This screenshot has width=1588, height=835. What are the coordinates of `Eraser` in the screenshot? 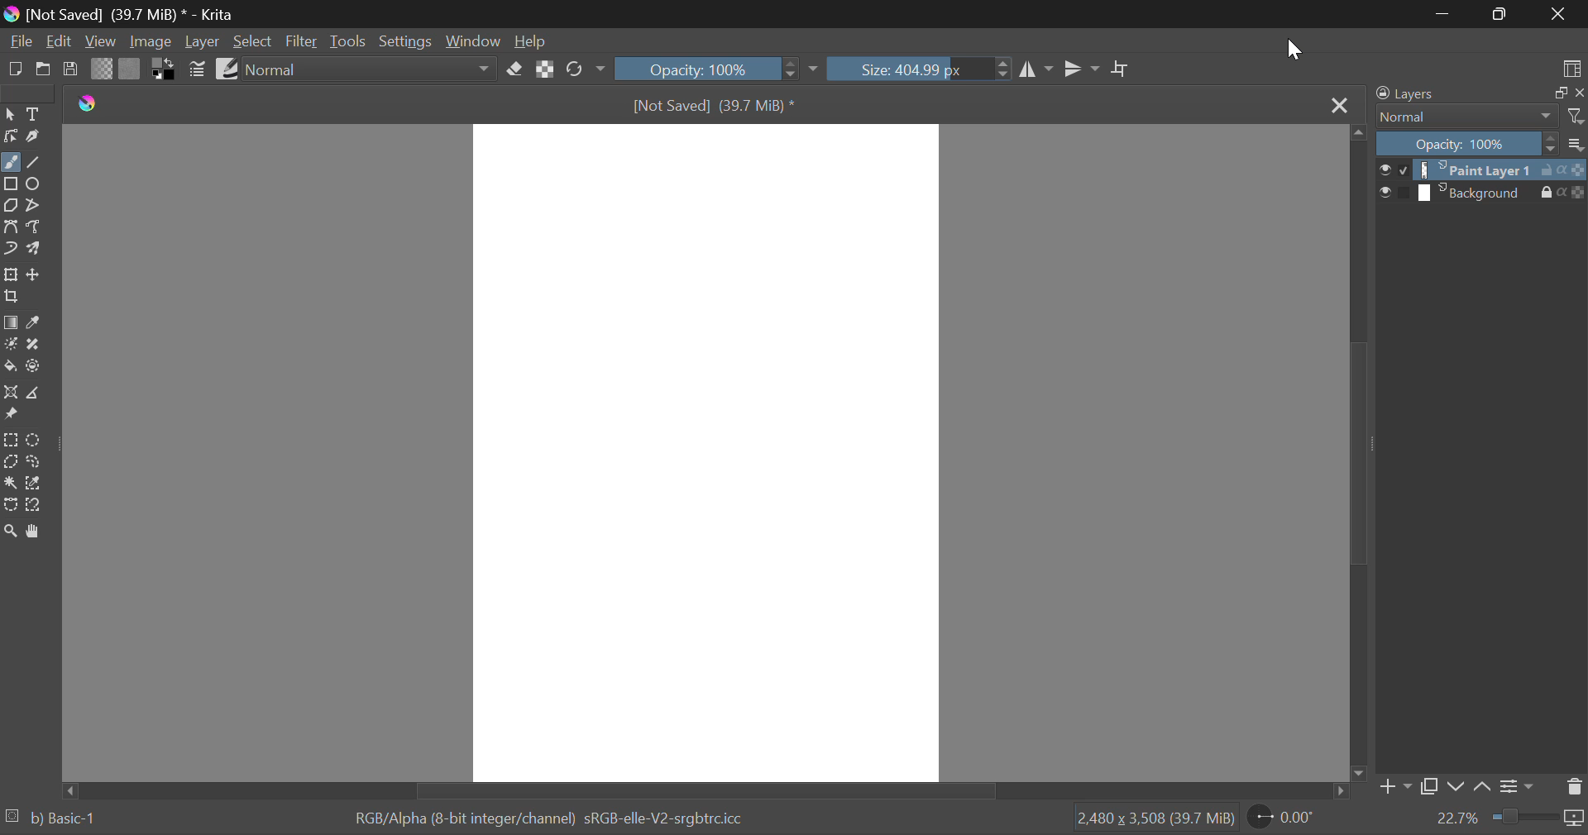 It's located at (514, 69).